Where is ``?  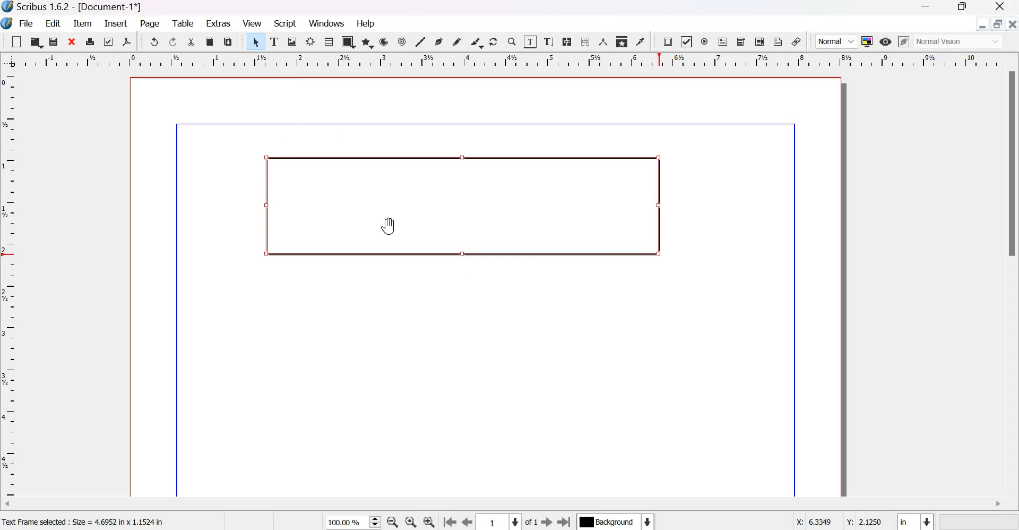  is located at coordinates (512, 41).